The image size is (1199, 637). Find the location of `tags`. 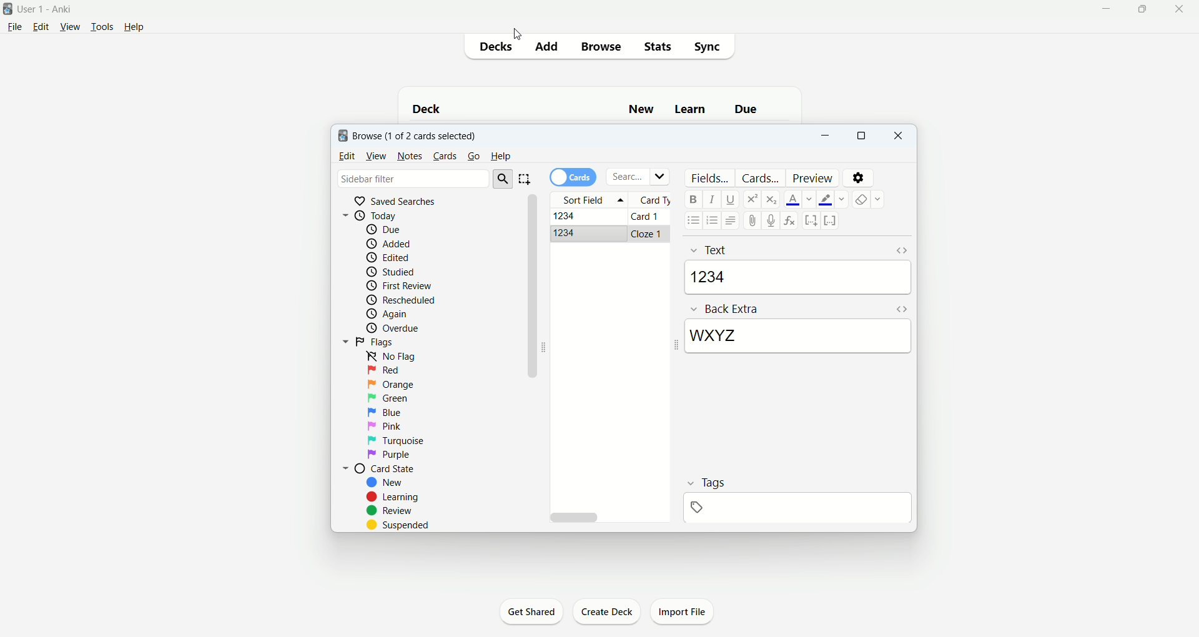

tags is located at coordinates (703, 482).